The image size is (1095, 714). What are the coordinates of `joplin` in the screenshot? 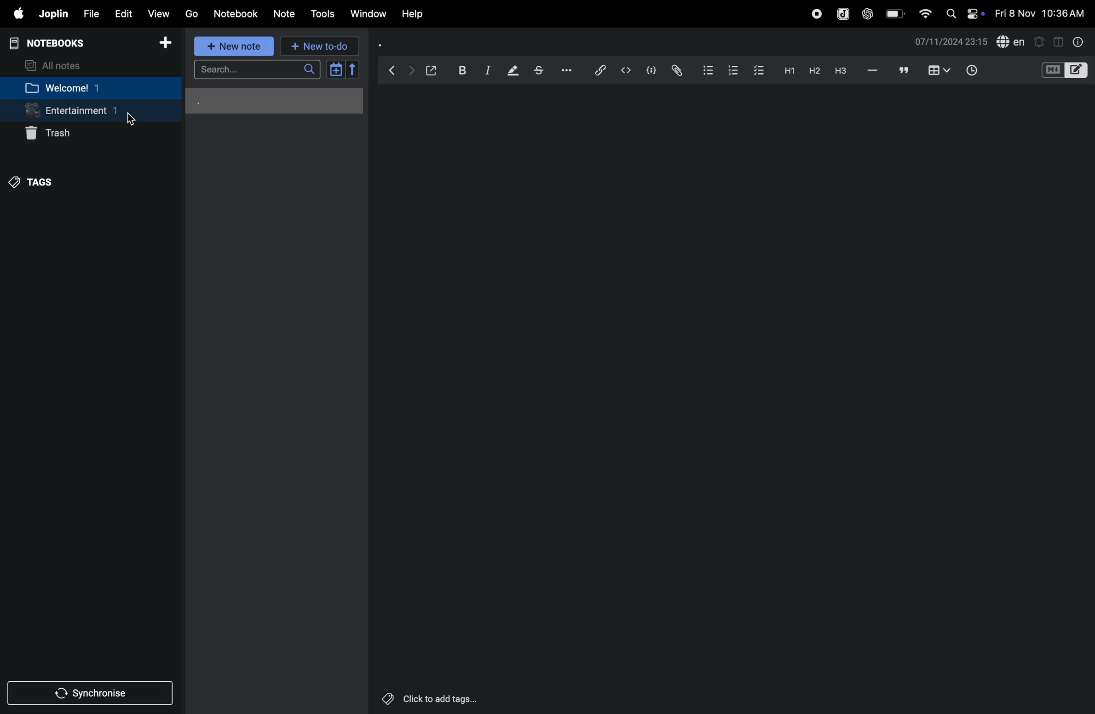 It's located at (53, 15).